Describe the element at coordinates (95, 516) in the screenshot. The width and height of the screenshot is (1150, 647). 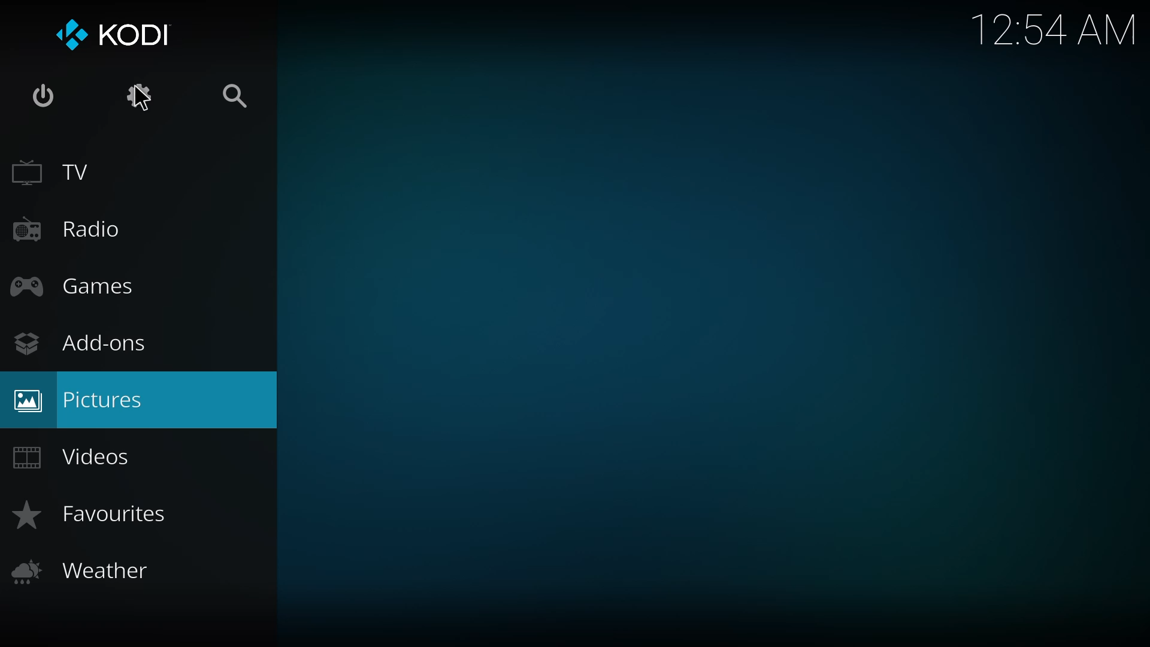
I see `favorites` at that location.